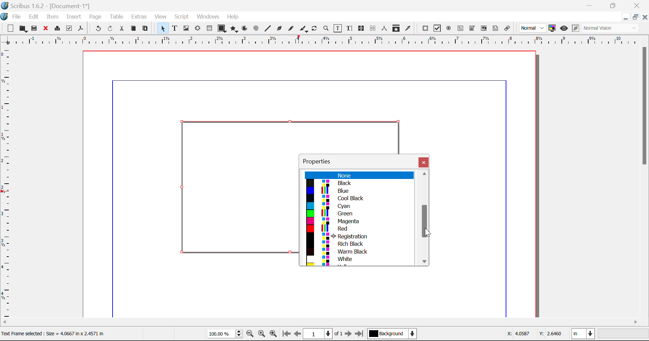 This screenshot has height=341, width=649. I want to click on White, so click(360, 259).